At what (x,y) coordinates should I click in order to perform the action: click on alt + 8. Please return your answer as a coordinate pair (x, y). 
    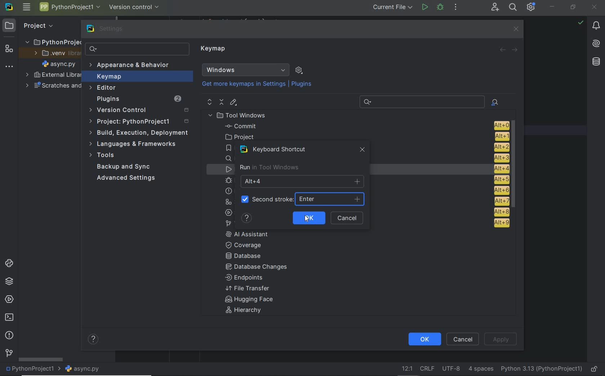
    Looking at the image, I should click on (501, 212).